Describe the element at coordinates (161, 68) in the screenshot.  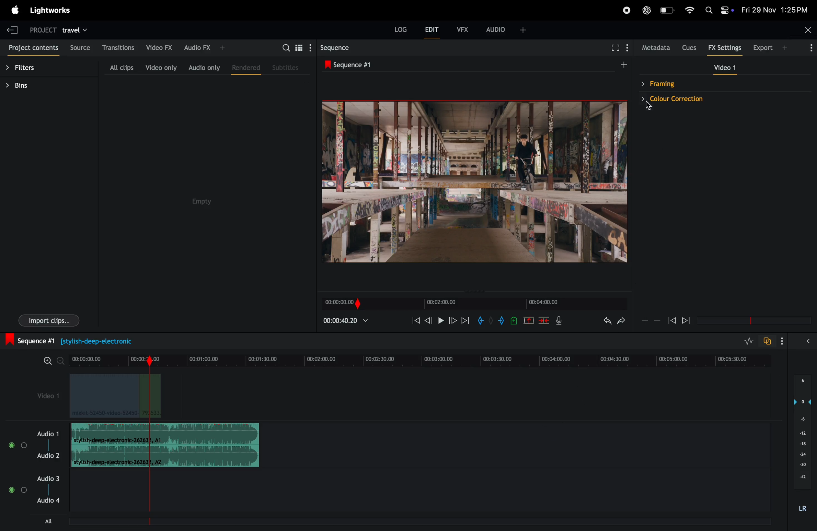
I see `video only` at that location.